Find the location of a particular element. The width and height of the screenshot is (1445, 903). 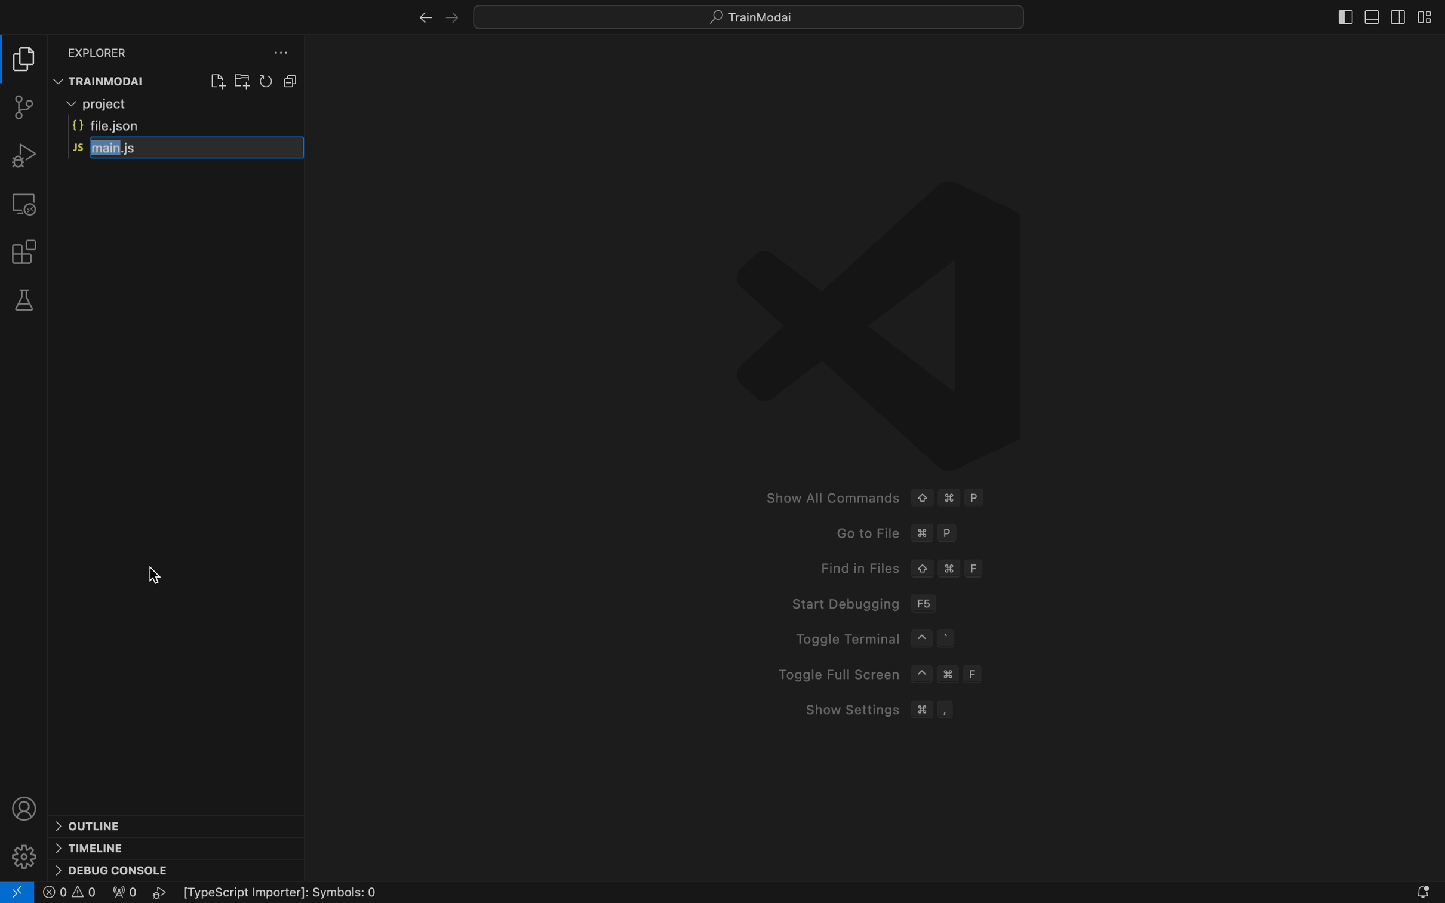

tests is located at coordinates (24, 297).